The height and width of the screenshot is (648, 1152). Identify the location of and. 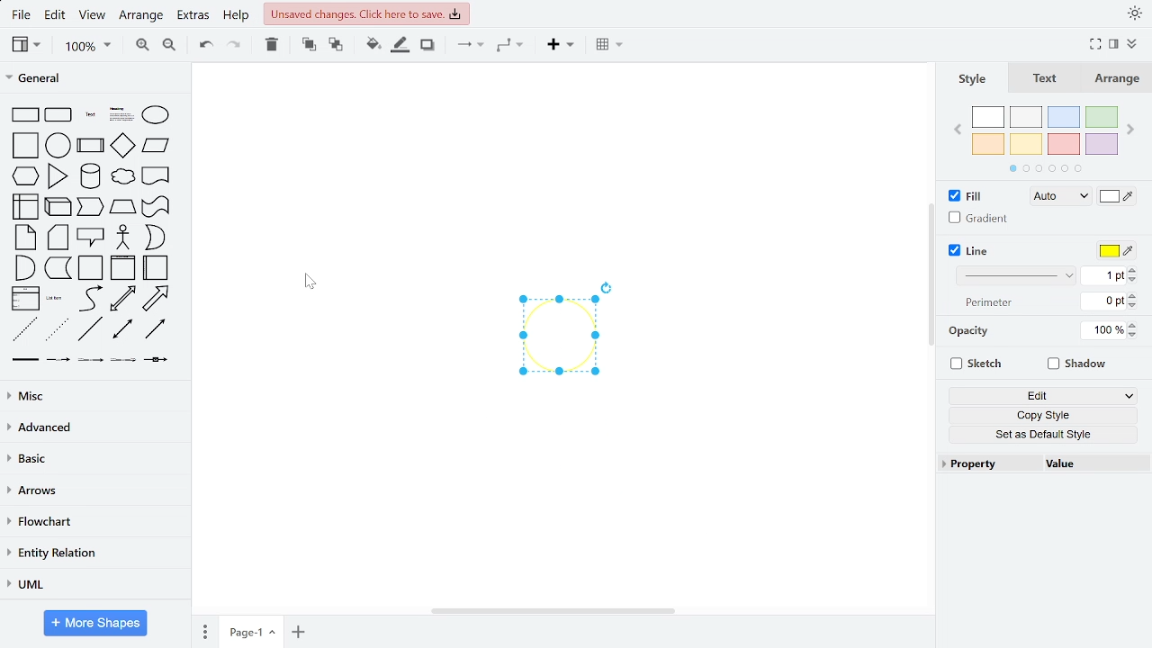
(24, 267).